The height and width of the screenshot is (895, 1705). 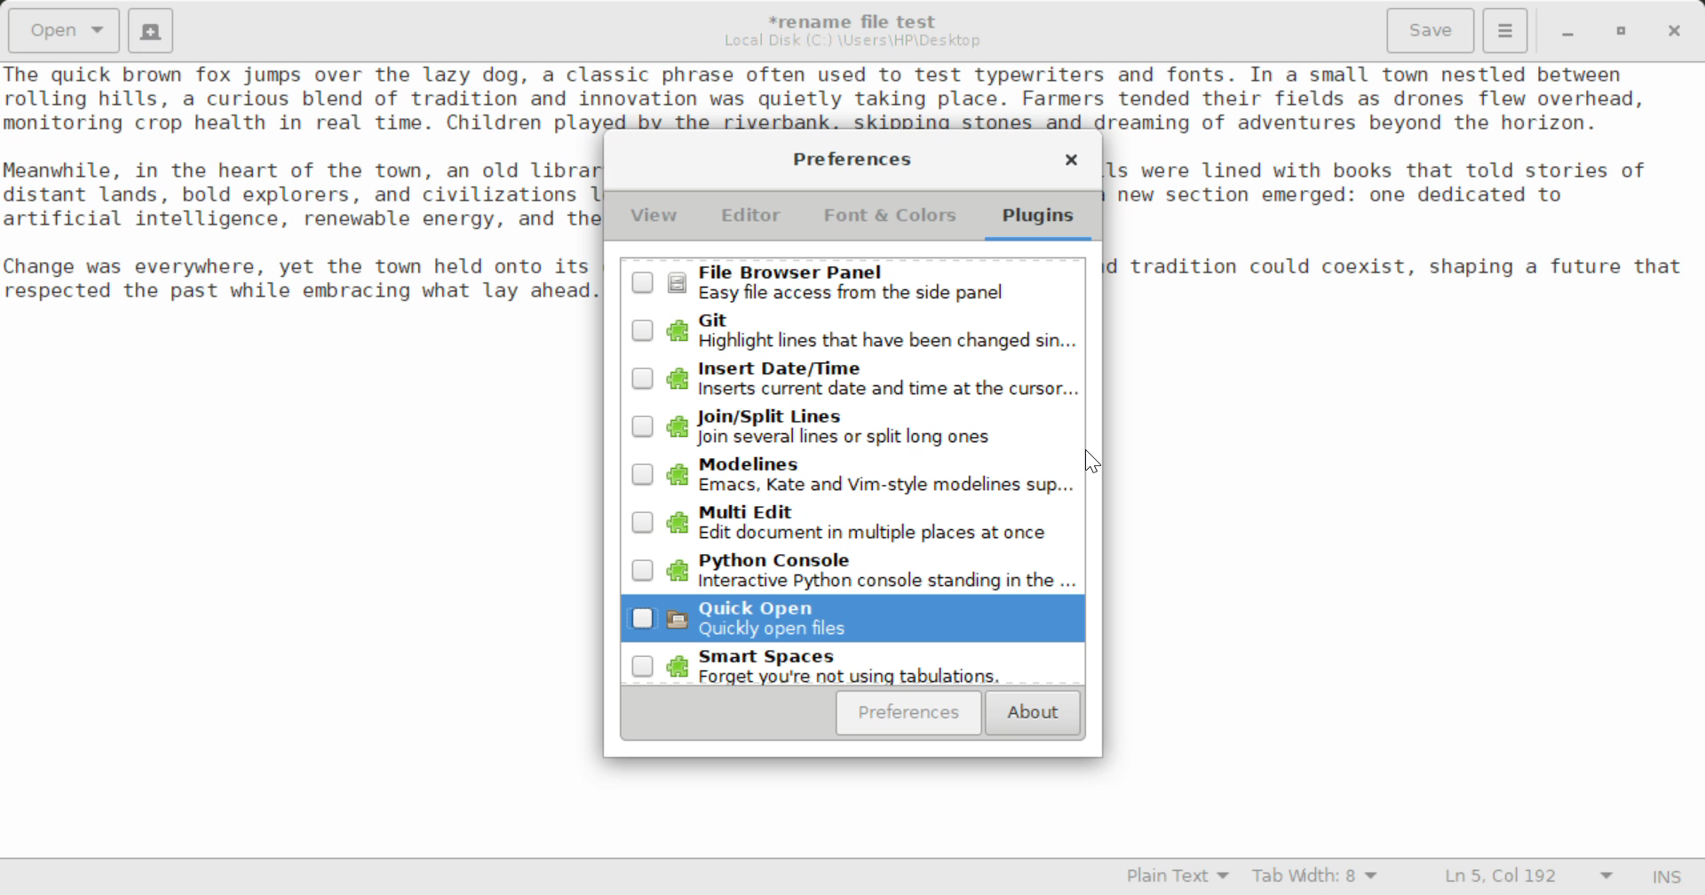 What do you see at coordinates (1677, 29) in the screenshot?
I see `Close Window` at bounding box center [1677, 29].